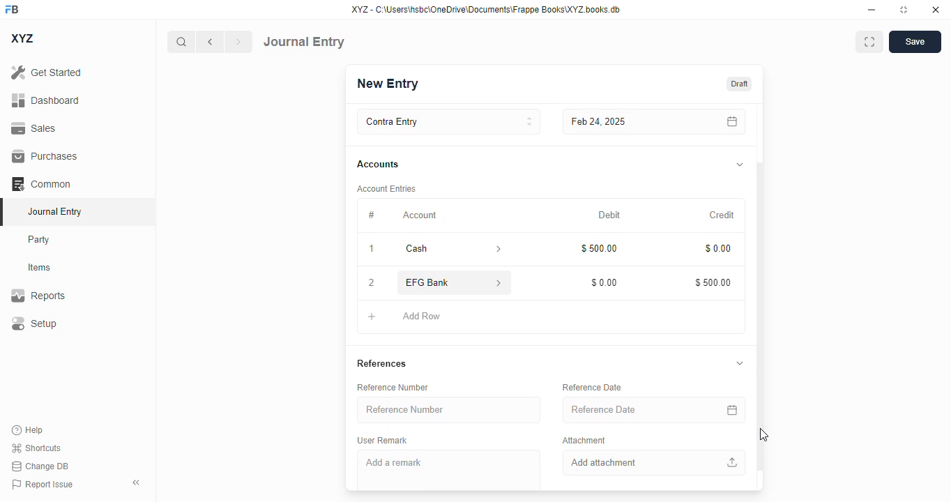 The width and height of the screenshot is (951, 502). What do you see at coordinates (740, 165) in the screenshot?
I see `toggle expand/collapse` at bounding box center [740, 165].